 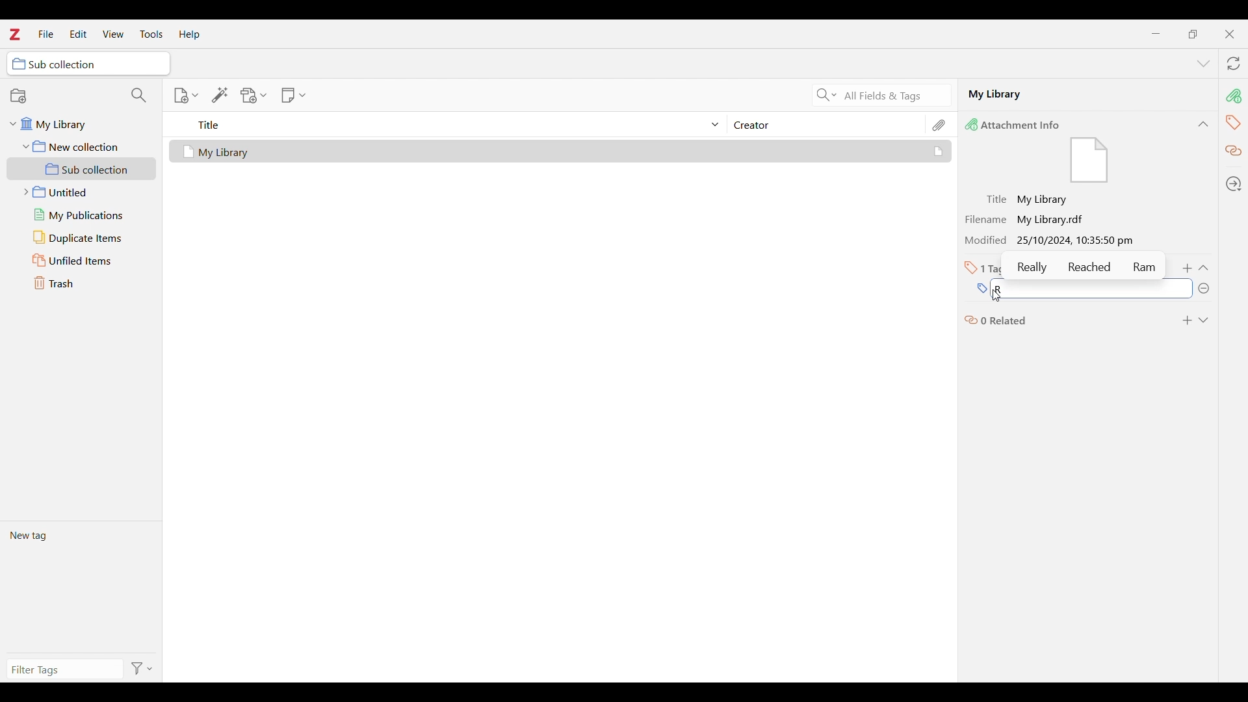 I want to click on My library folder, so click(x=79, y=122).